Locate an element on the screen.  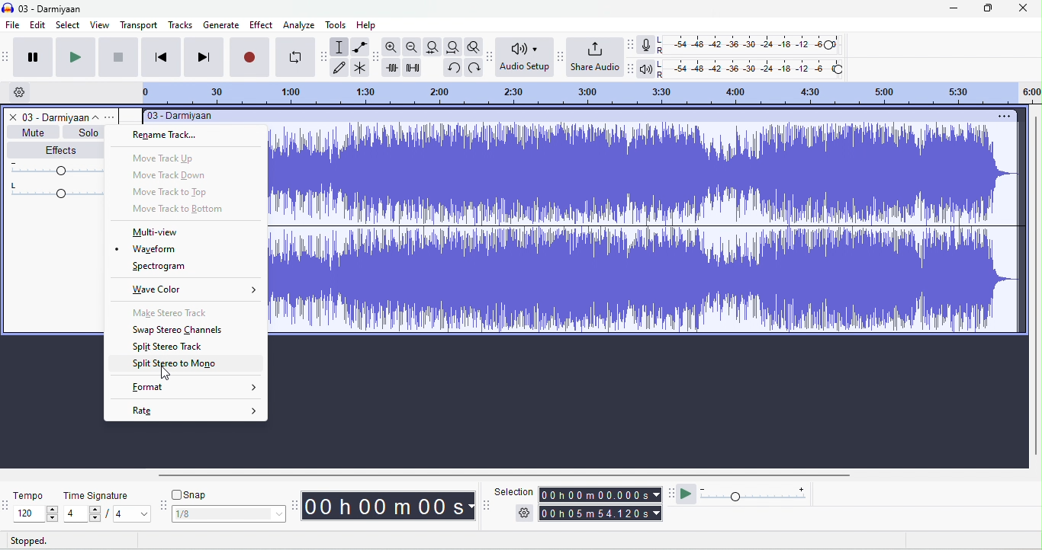
play is located at coordinates (73, 58).